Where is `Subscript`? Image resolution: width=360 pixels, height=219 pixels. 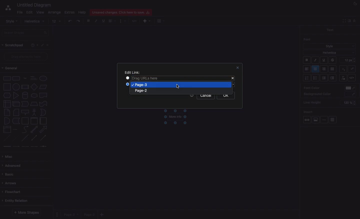
Subscript is located at coordinates (353, 68).